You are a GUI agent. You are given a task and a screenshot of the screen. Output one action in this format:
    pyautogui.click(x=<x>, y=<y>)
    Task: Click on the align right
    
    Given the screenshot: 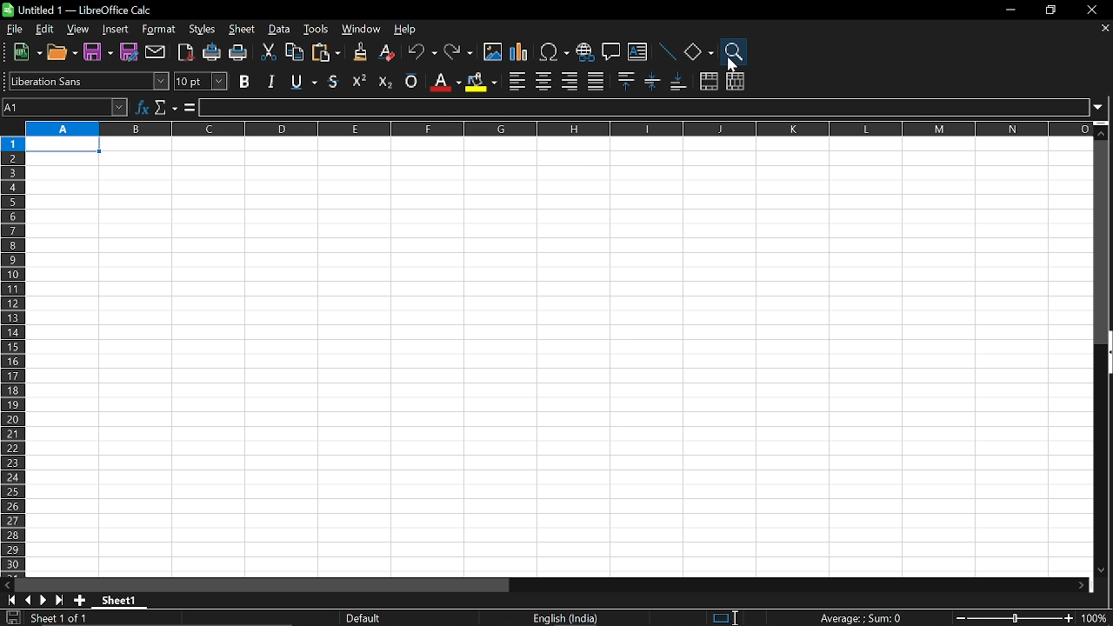 What is the action you would take?
    pyautogui.click(x=570, y=81)
    